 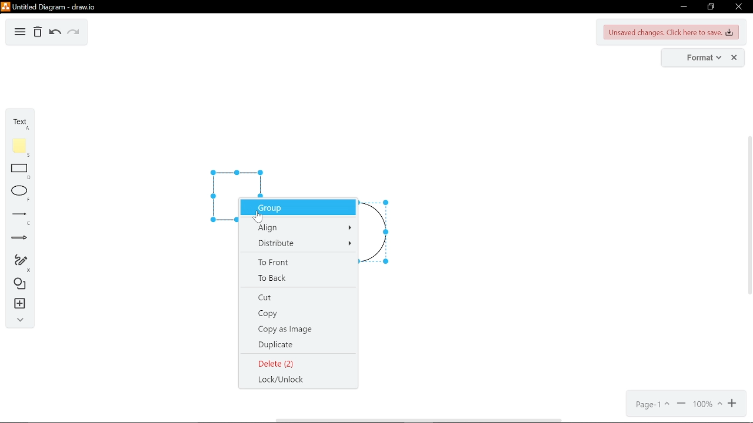 What do you see at coordinates (649, 406) in the screenshot?
I see `current page` at bounding box center [649, 406].